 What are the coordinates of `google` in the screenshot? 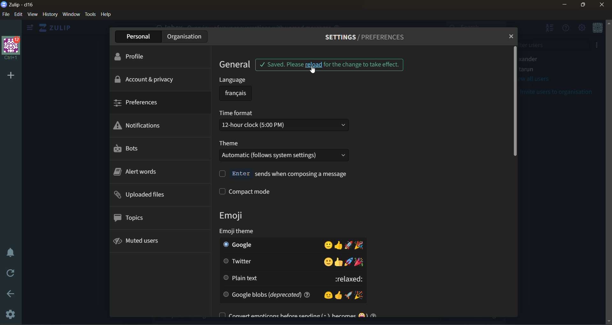 It's located at (292, 245).